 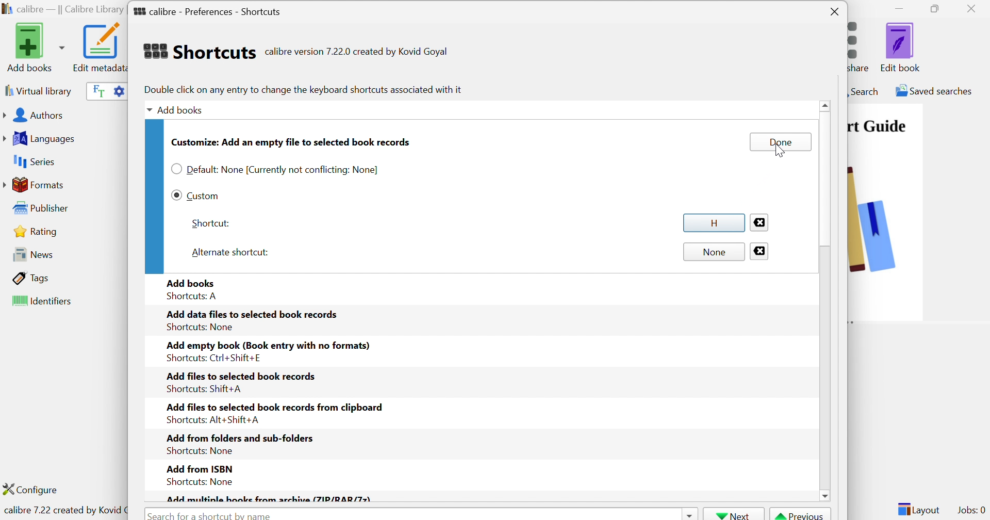 I want to click on Saved searches, so click(x=933, y=91).